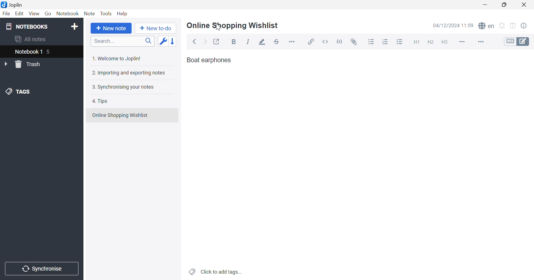 This screenshot has height=280, width=534. I want to click on Inline code, so click(326, 41).